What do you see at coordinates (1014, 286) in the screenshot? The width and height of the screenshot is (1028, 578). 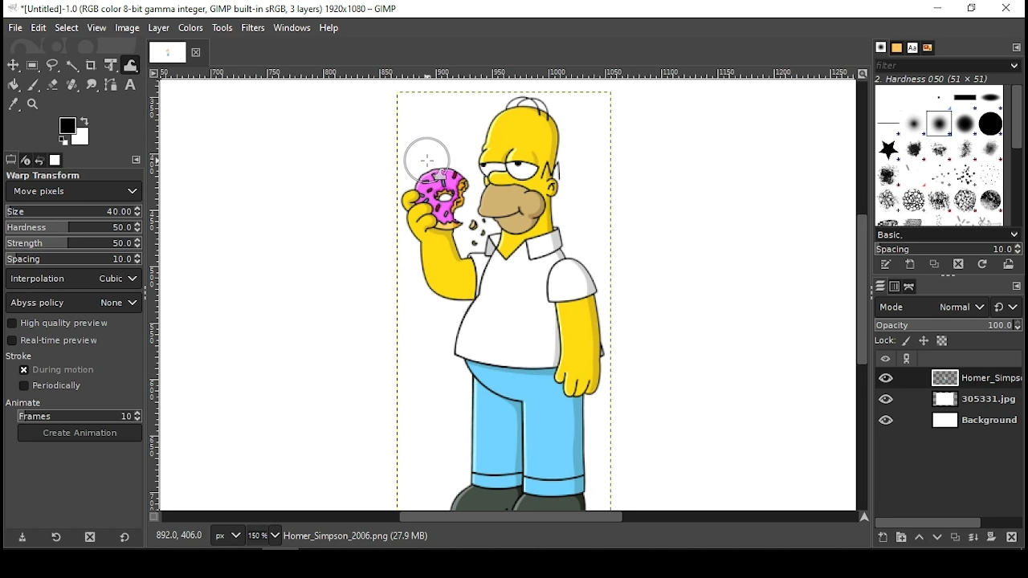 I see `edit toolbar` at bounding box center [1014, 286].